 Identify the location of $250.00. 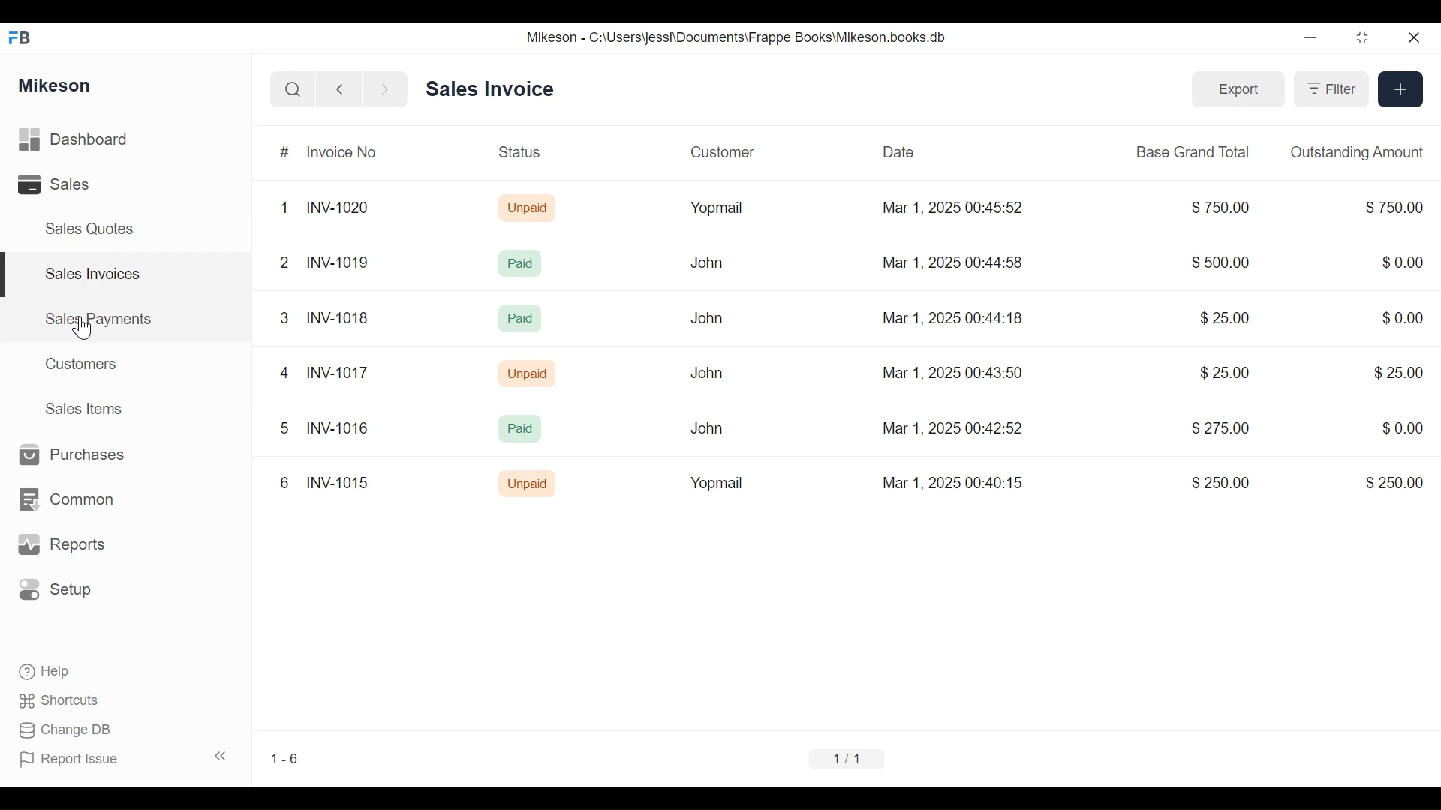
(1220, 485).